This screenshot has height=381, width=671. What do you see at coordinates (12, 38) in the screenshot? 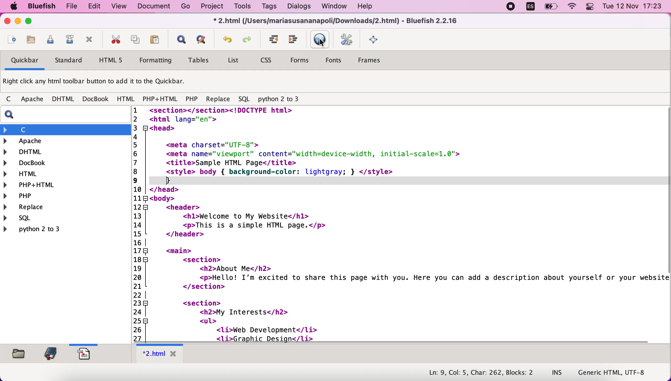
I see `new file` at bounding box center [12, 38].